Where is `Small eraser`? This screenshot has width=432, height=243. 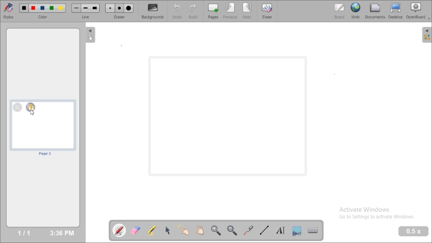
Small eraser is located at coordinates (110, 8).